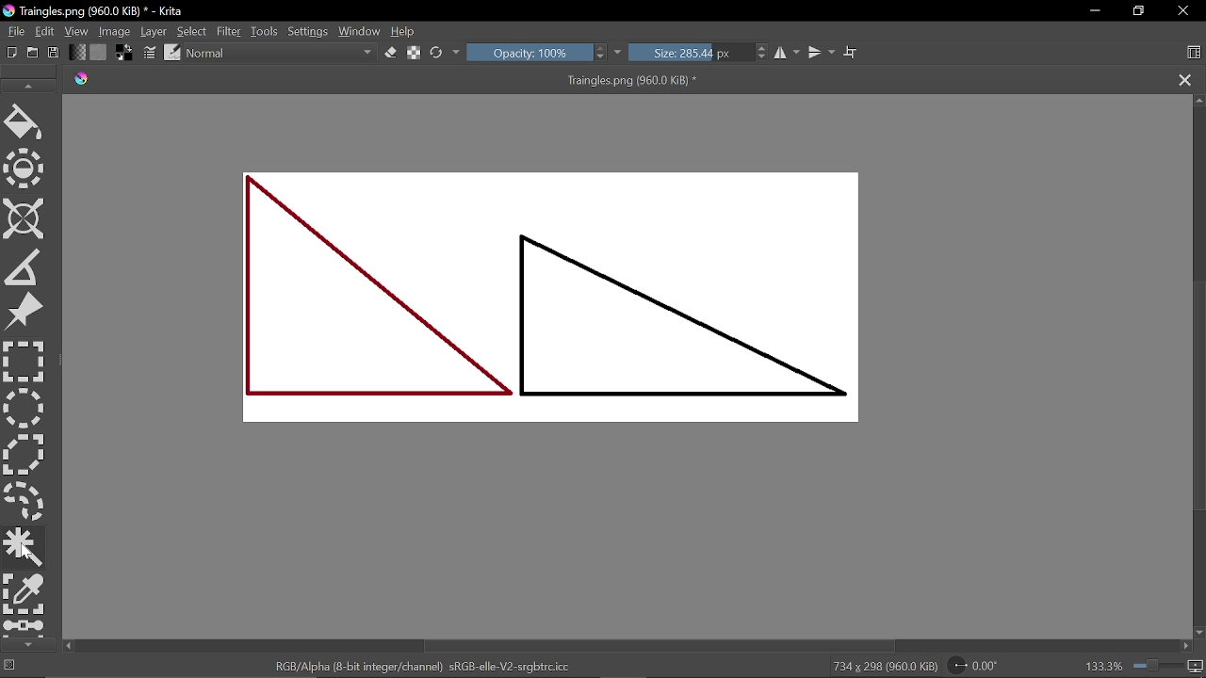 The width and height of the screenshot is (1206, 678). I want to click on Reset orginal preset, so click(437, 52).